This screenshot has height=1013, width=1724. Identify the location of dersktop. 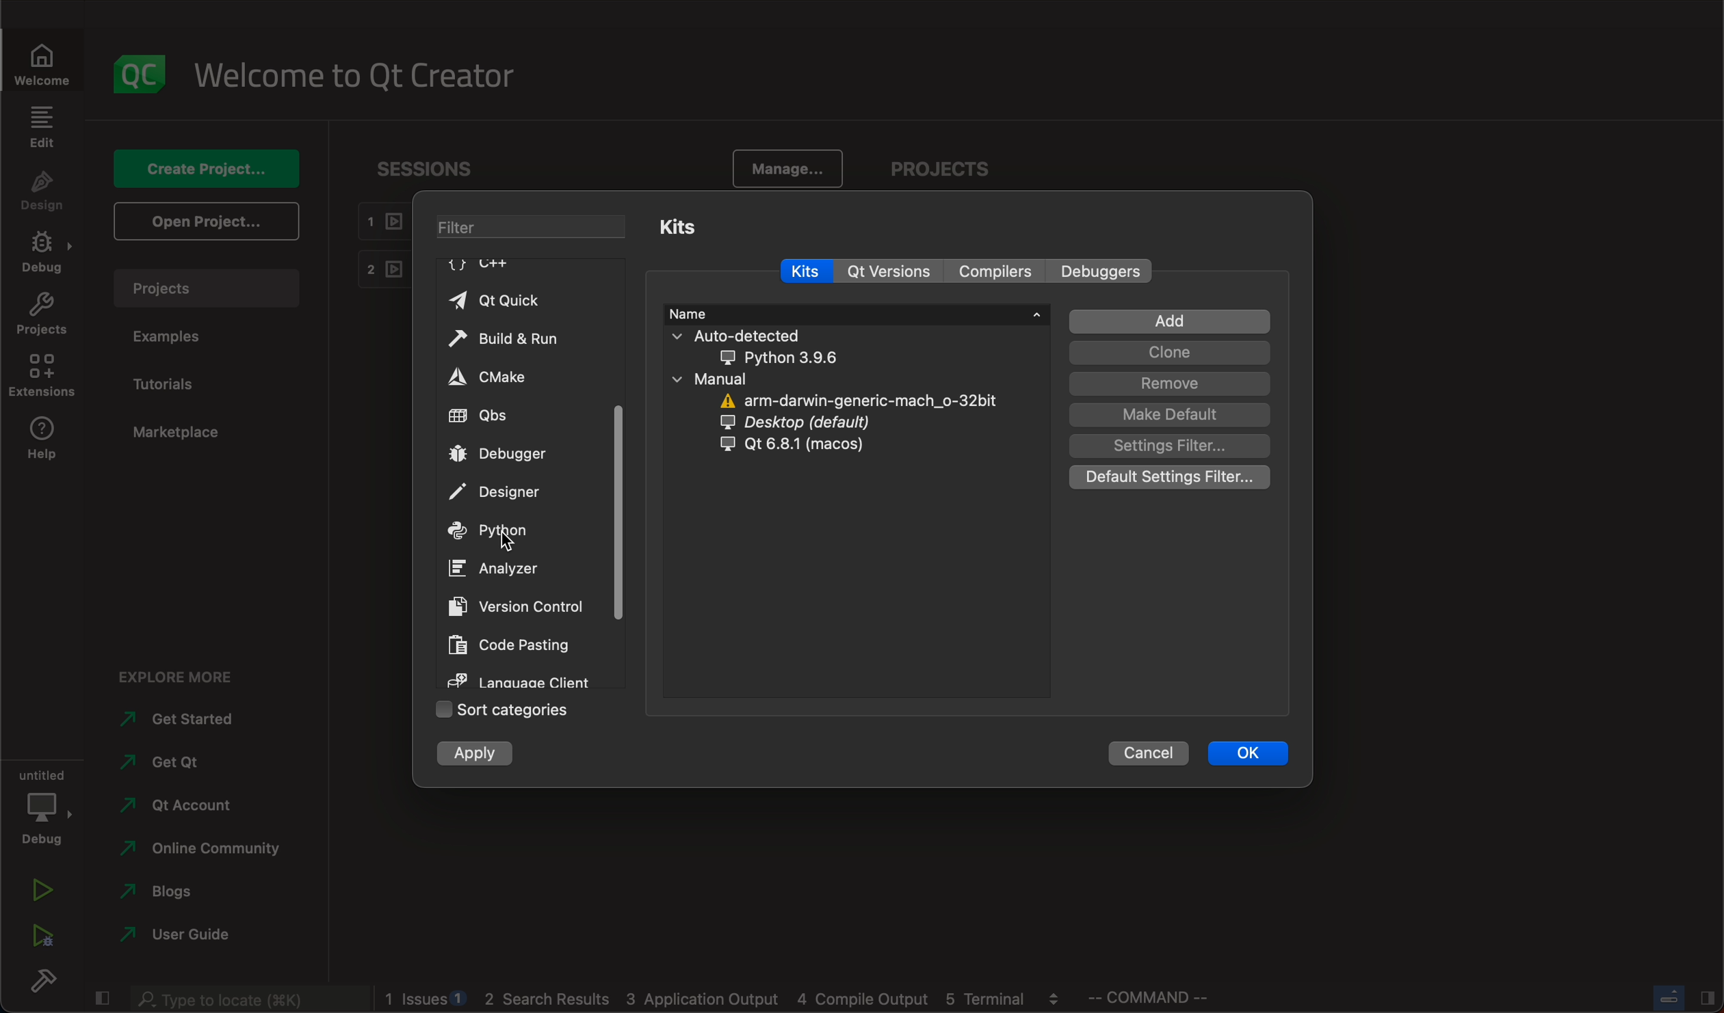
(812, 423).